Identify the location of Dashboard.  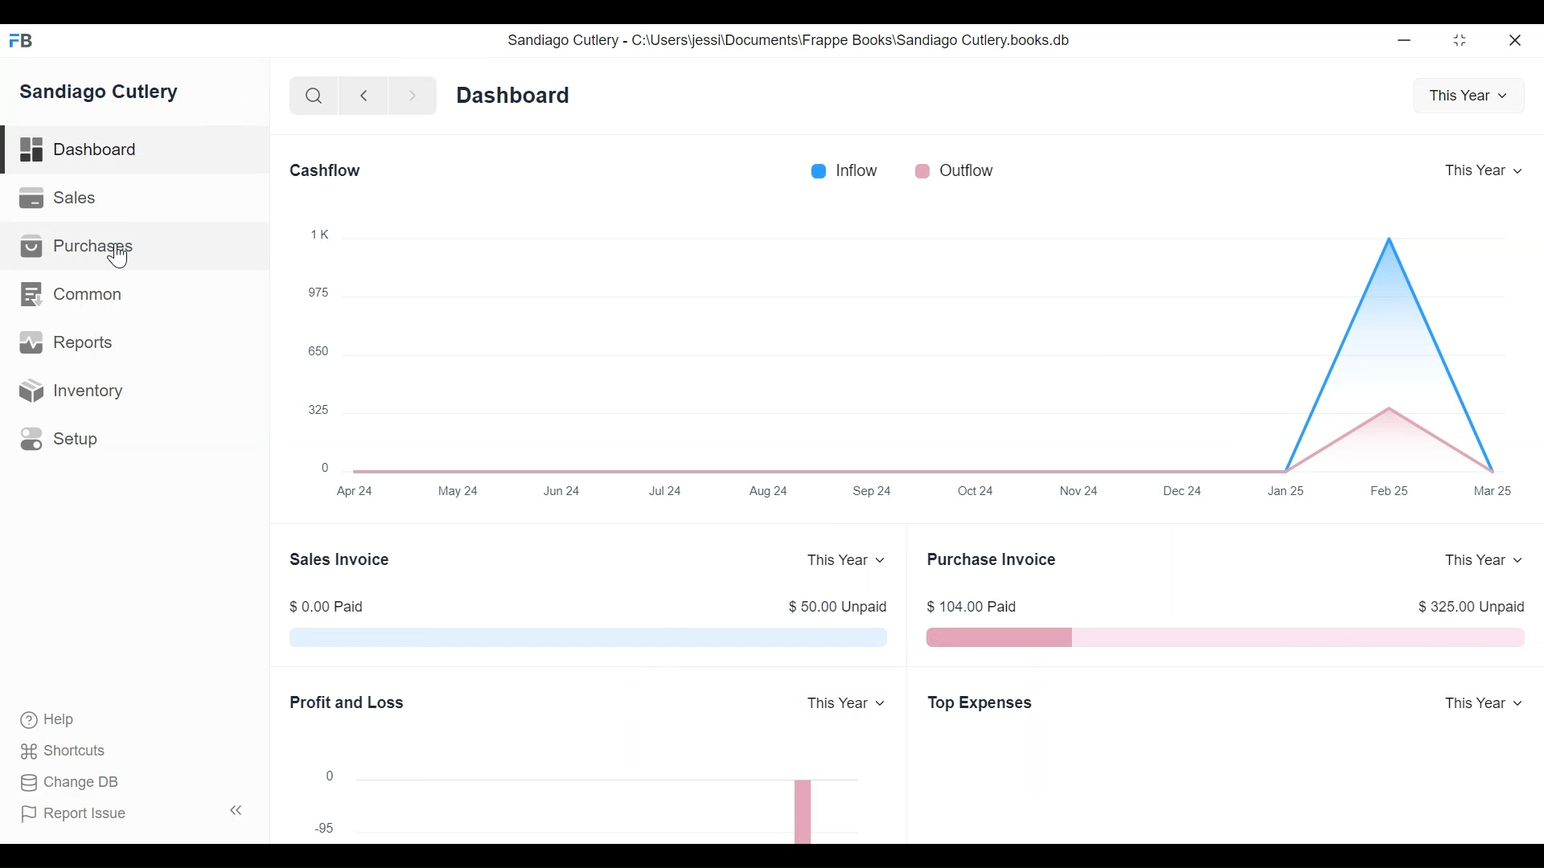
(88, 148).